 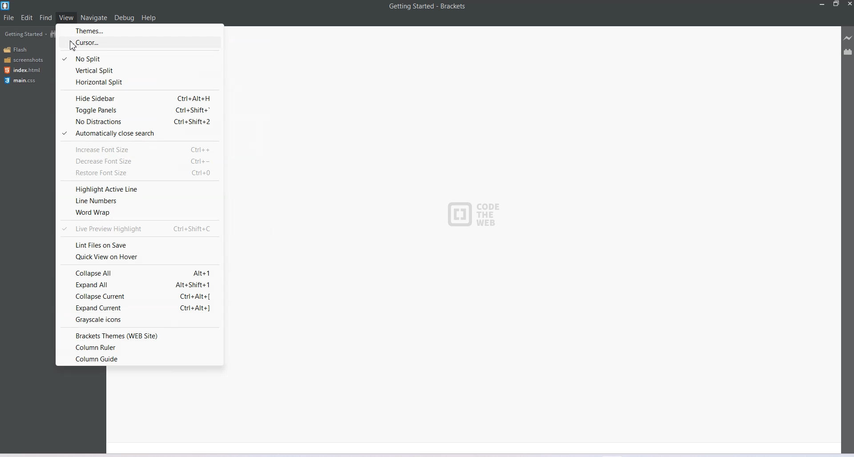 What do you see at coordinates (27, 18) in the screenshot?
I see `Edit` at bounding box center [27, 18].